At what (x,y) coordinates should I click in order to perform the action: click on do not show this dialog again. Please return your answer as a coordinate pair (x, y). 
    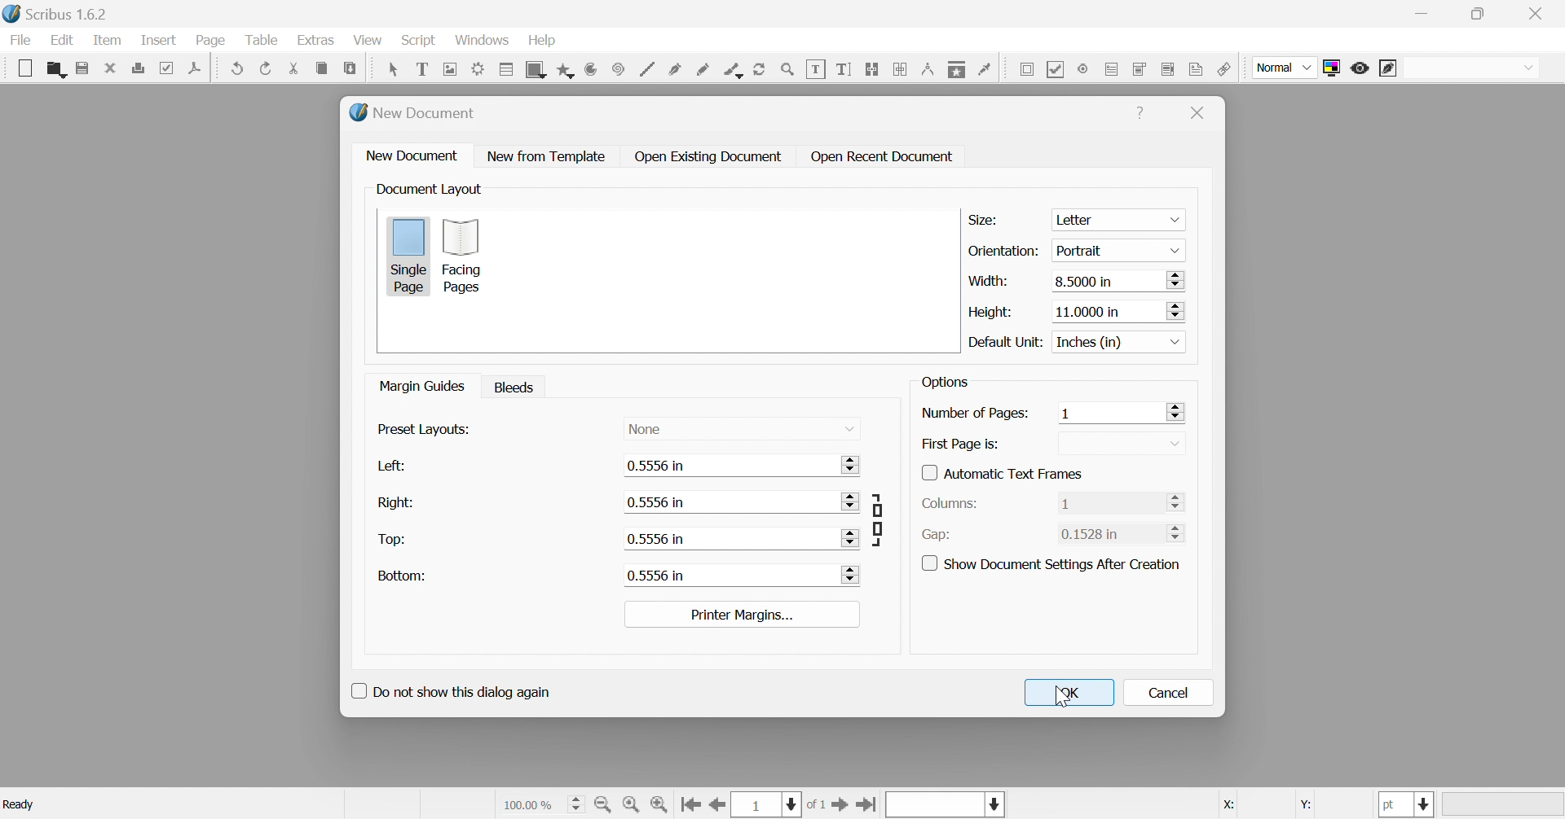
    Looking at the image, I should click on (447, 694).